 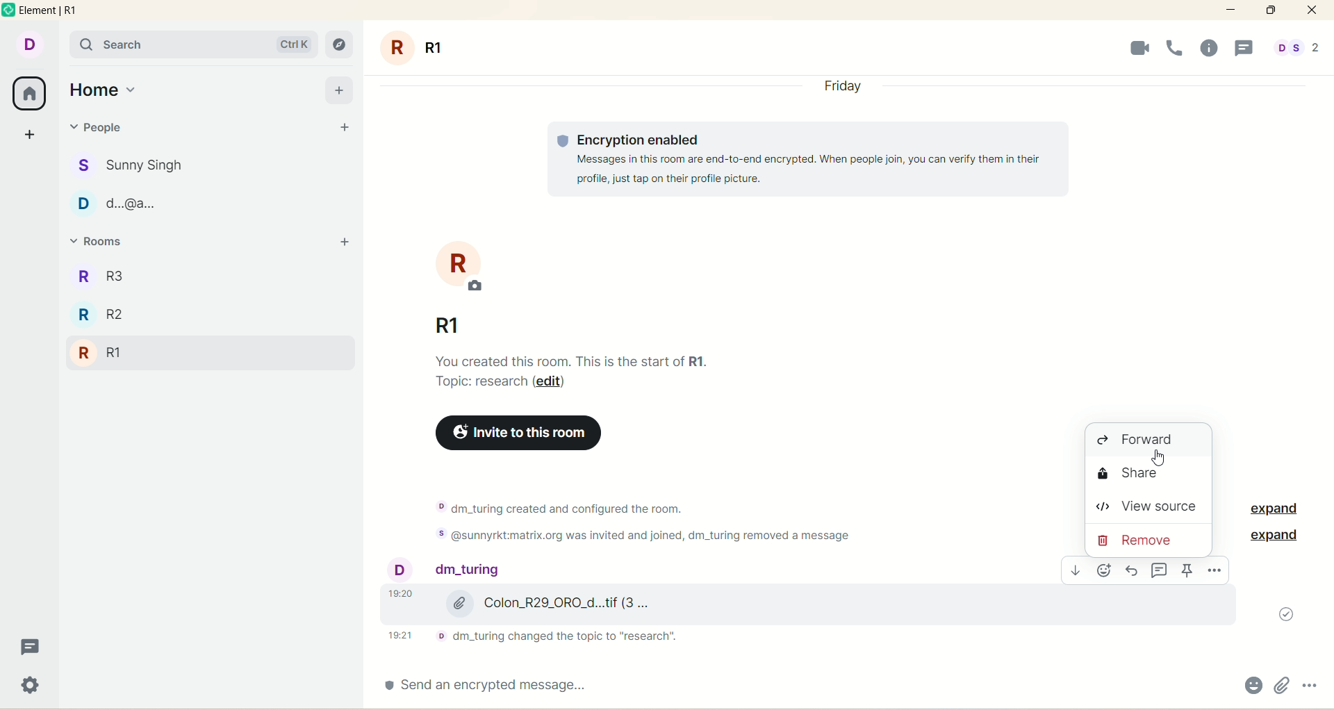 What do you see at coordinates (1271, 10) in the screenshot?
I see `maximize` at bounding box center [1271, 10].